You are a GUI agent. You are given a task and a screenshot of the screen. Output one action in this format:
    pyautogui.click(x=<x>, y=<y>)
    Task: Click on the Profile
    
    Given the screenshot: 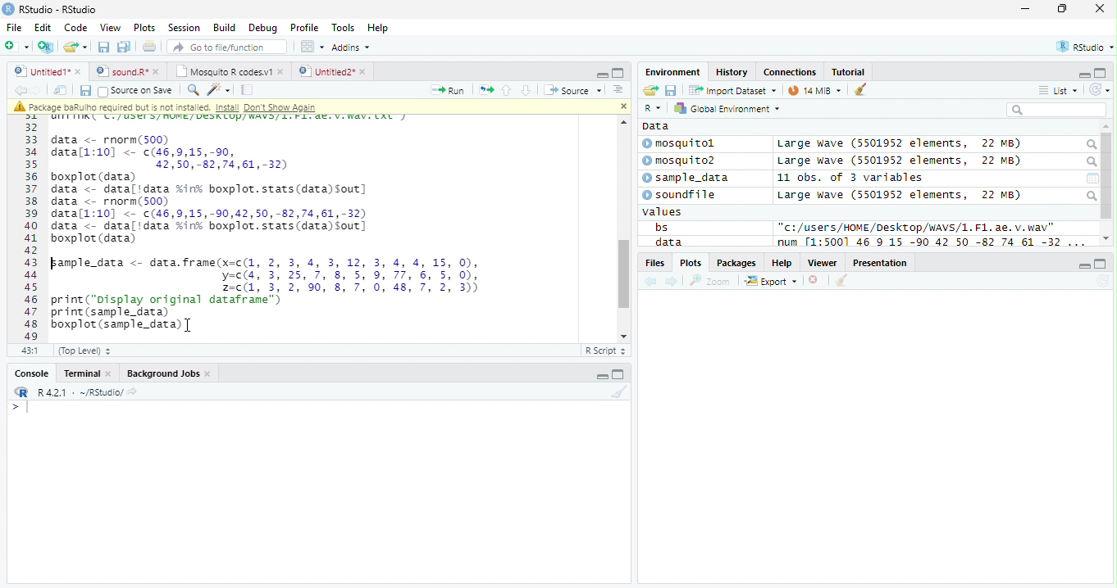 What is the action you would take?
    pyautogui.click(x=304, y=27)
    